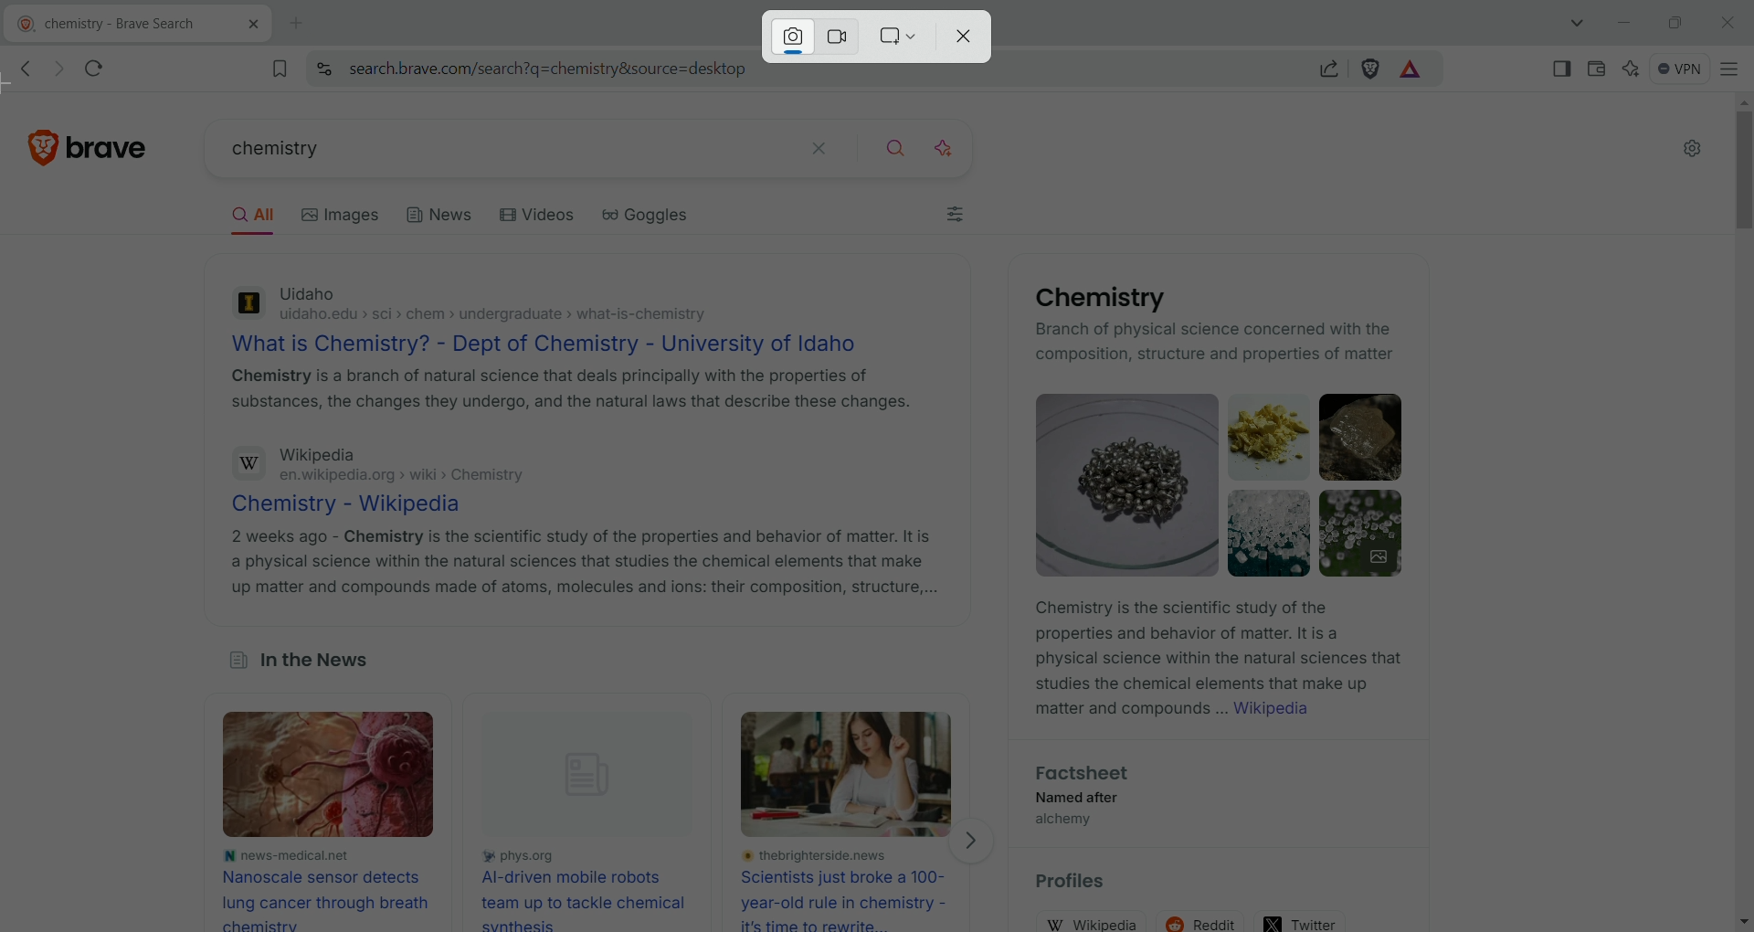 The height and width of the screenshot is (932, 1754). Describe the element at coordinates (955, 145) in the screenshot. I see `answer with AI` at that location.